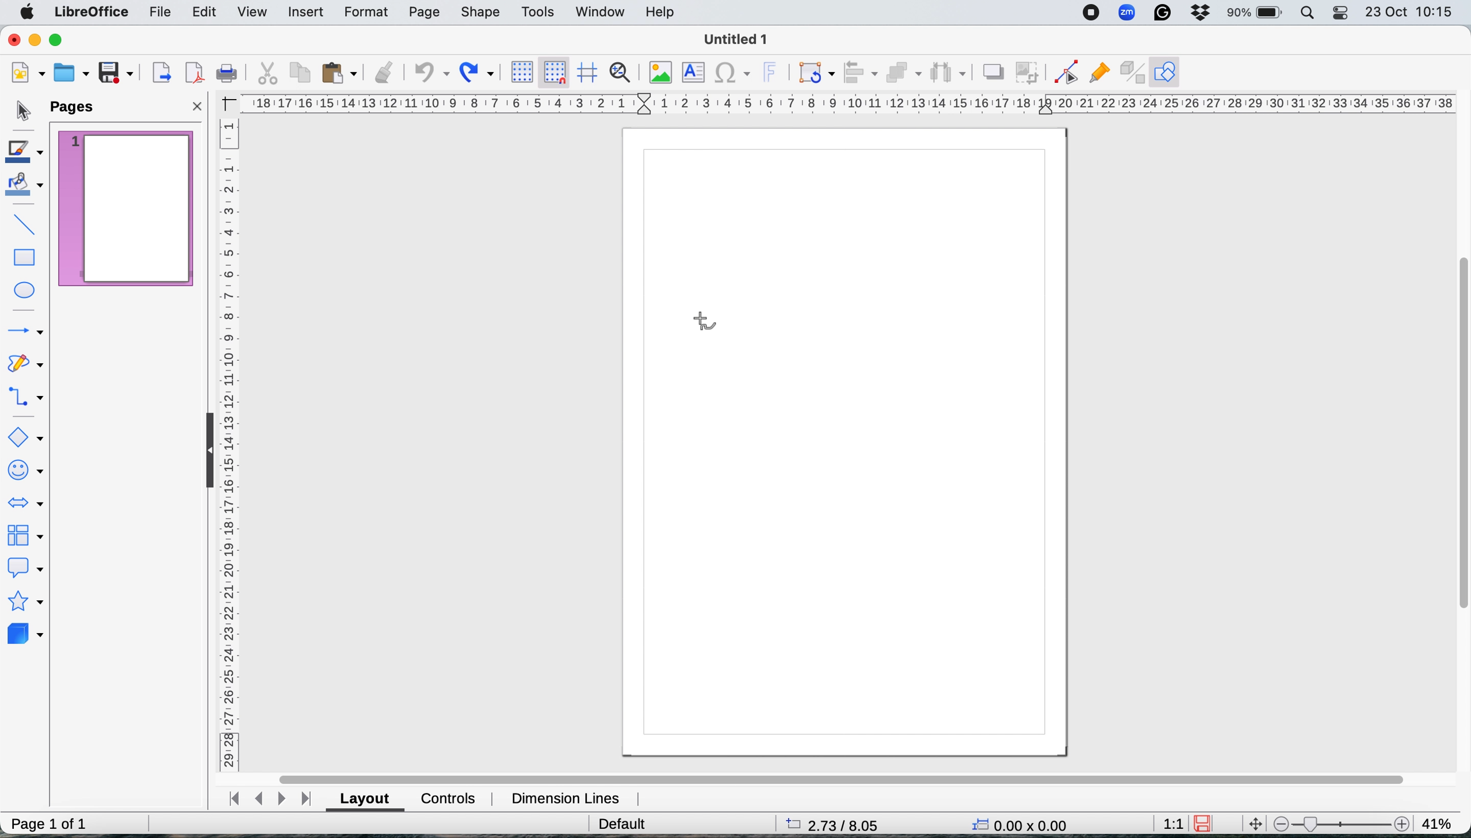 The image size is (1471, 838). Describe the element at coordinates (367, 12) in the screenshot. I see `format` at that location.